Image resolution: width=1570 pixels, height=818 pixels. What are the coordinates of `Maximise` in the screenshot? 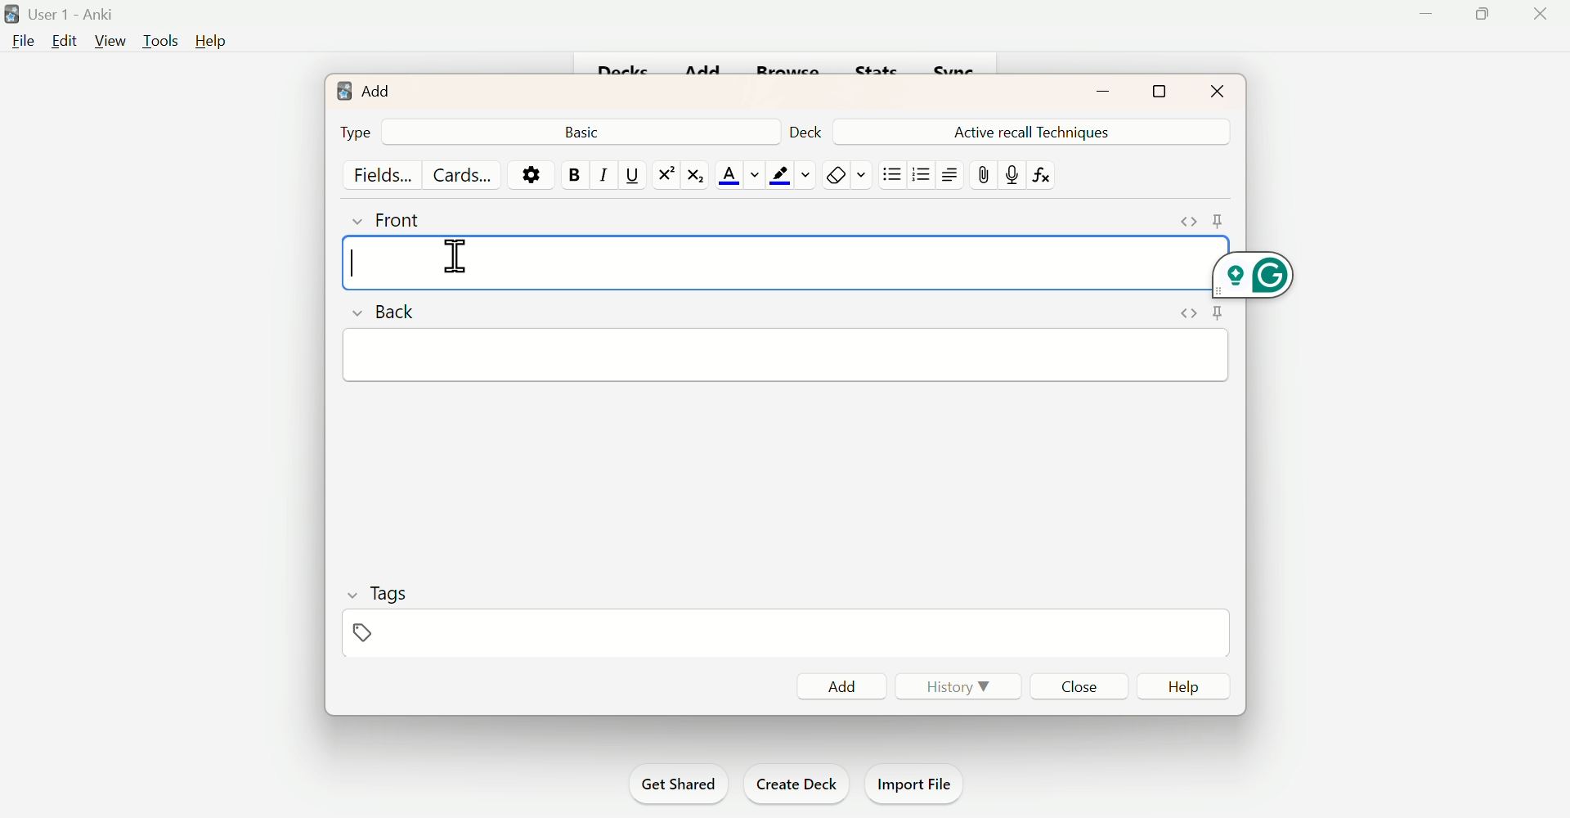 It's located at (1481, 13).